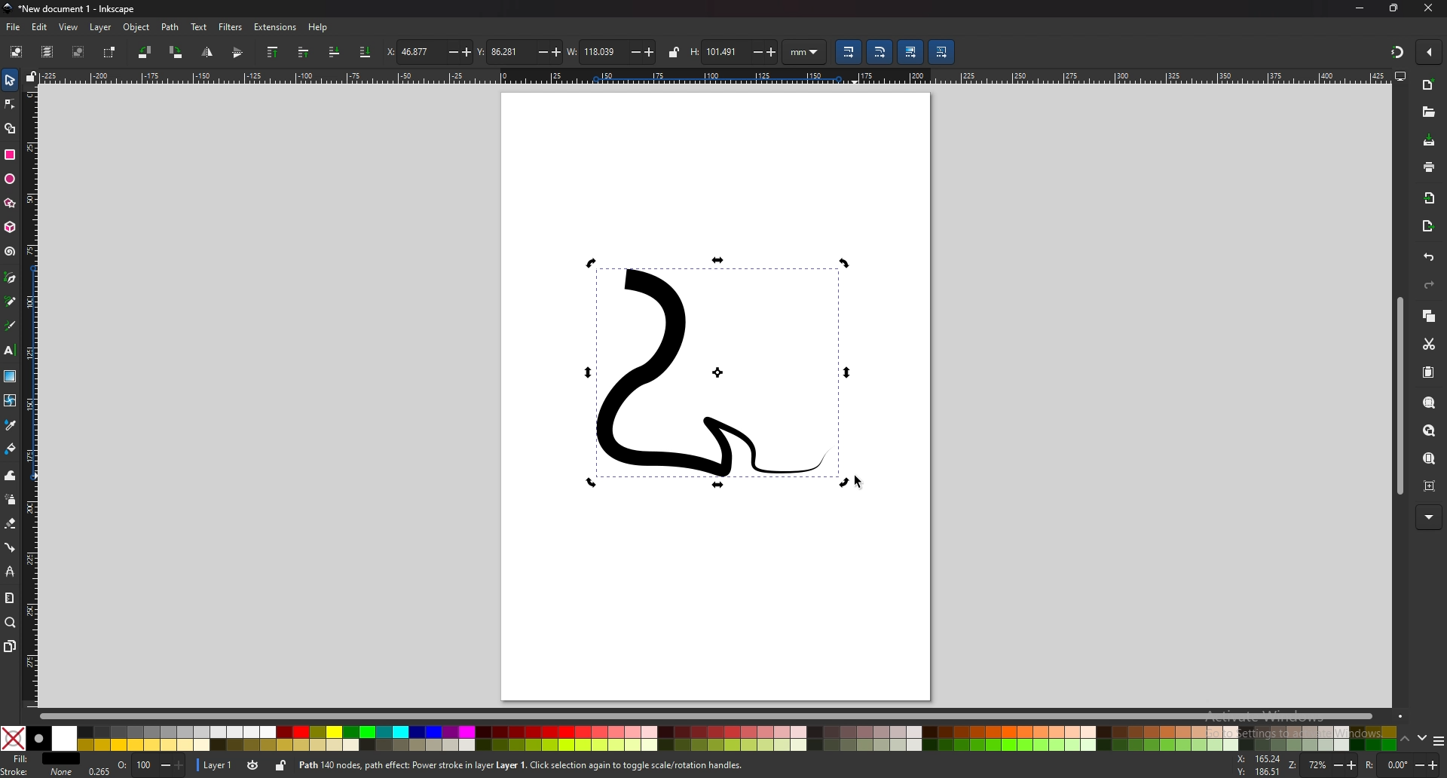  What do you see at coordinates (1427, 257) in the screenshot?
I see `UNDO` at bounding box center [1427, 257].